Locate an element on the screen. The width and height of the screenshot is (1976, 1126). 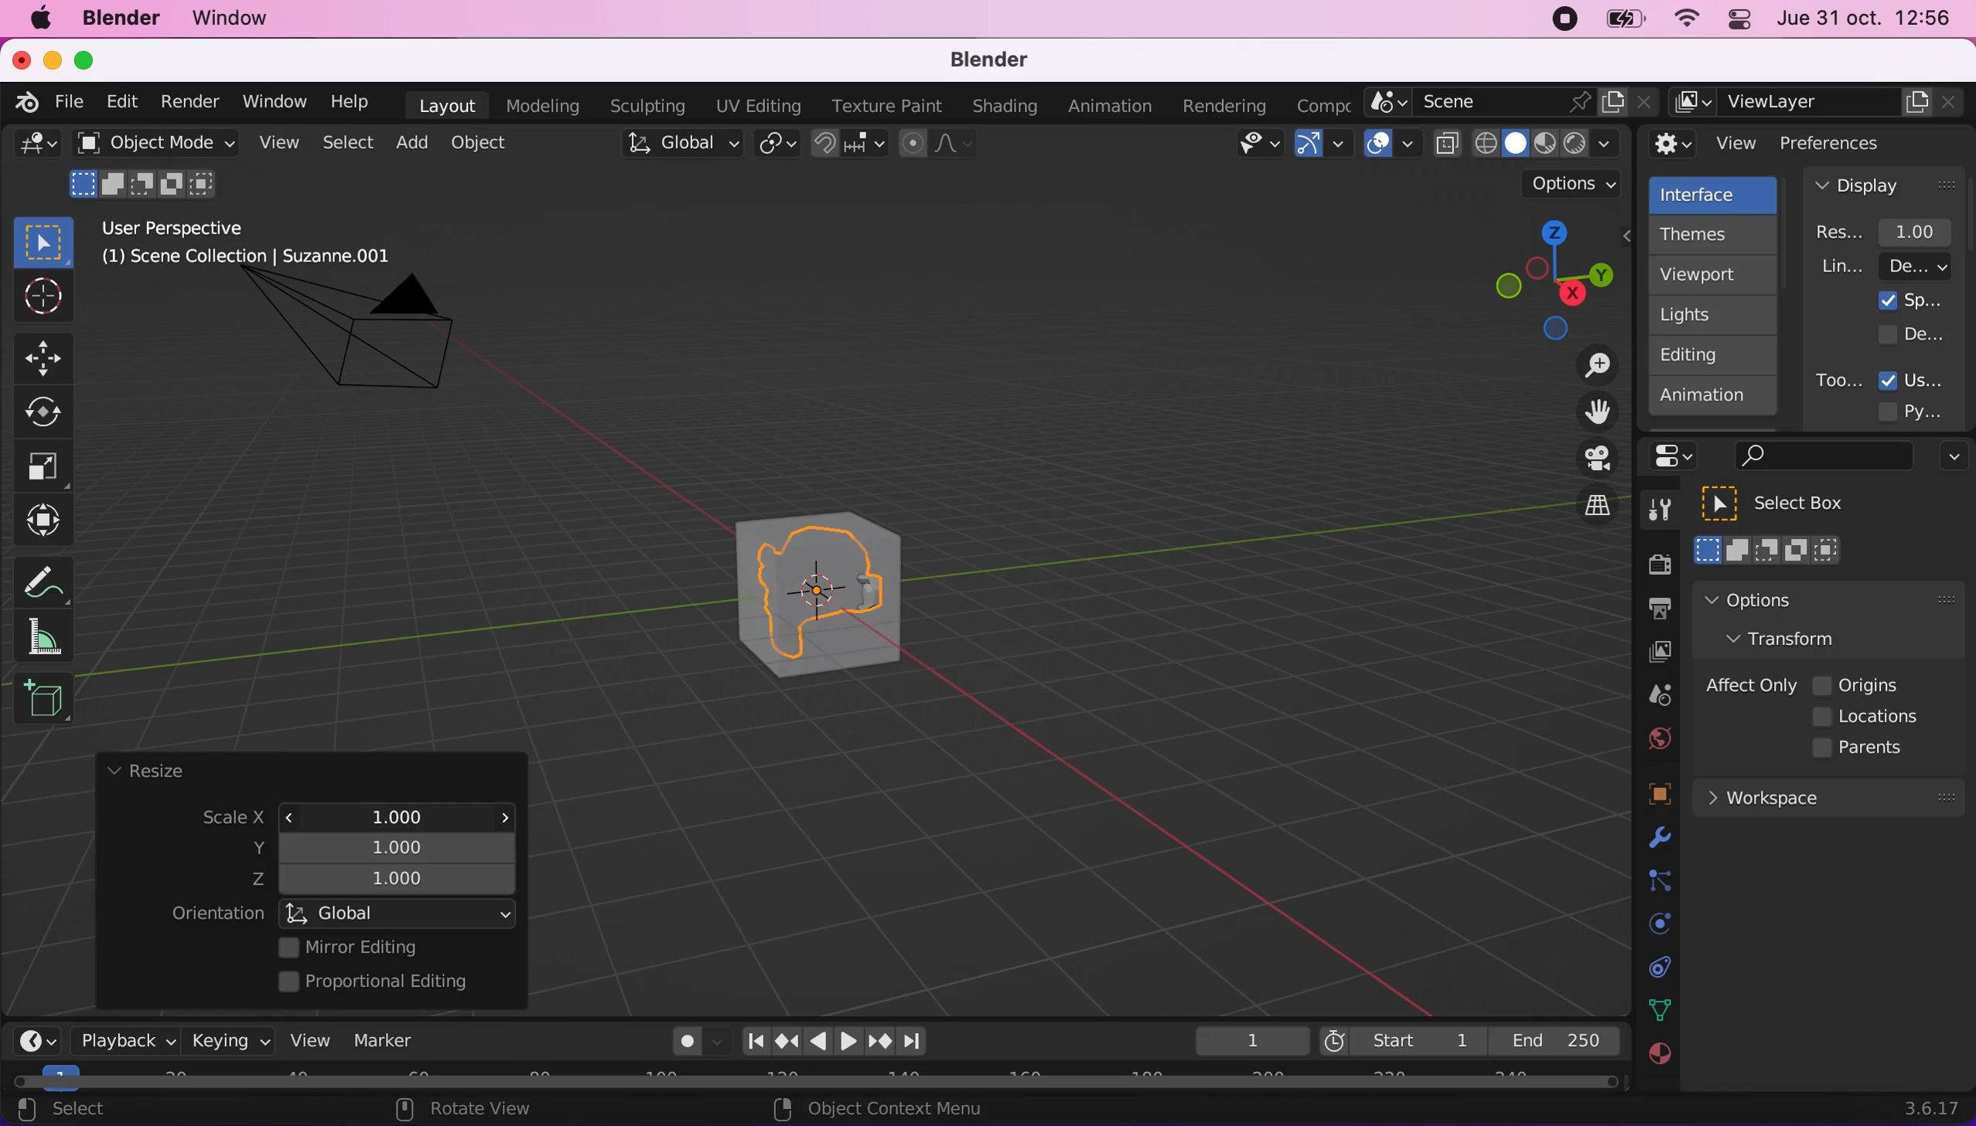
zoom in/out the view is located at coordinates (1589, 365).